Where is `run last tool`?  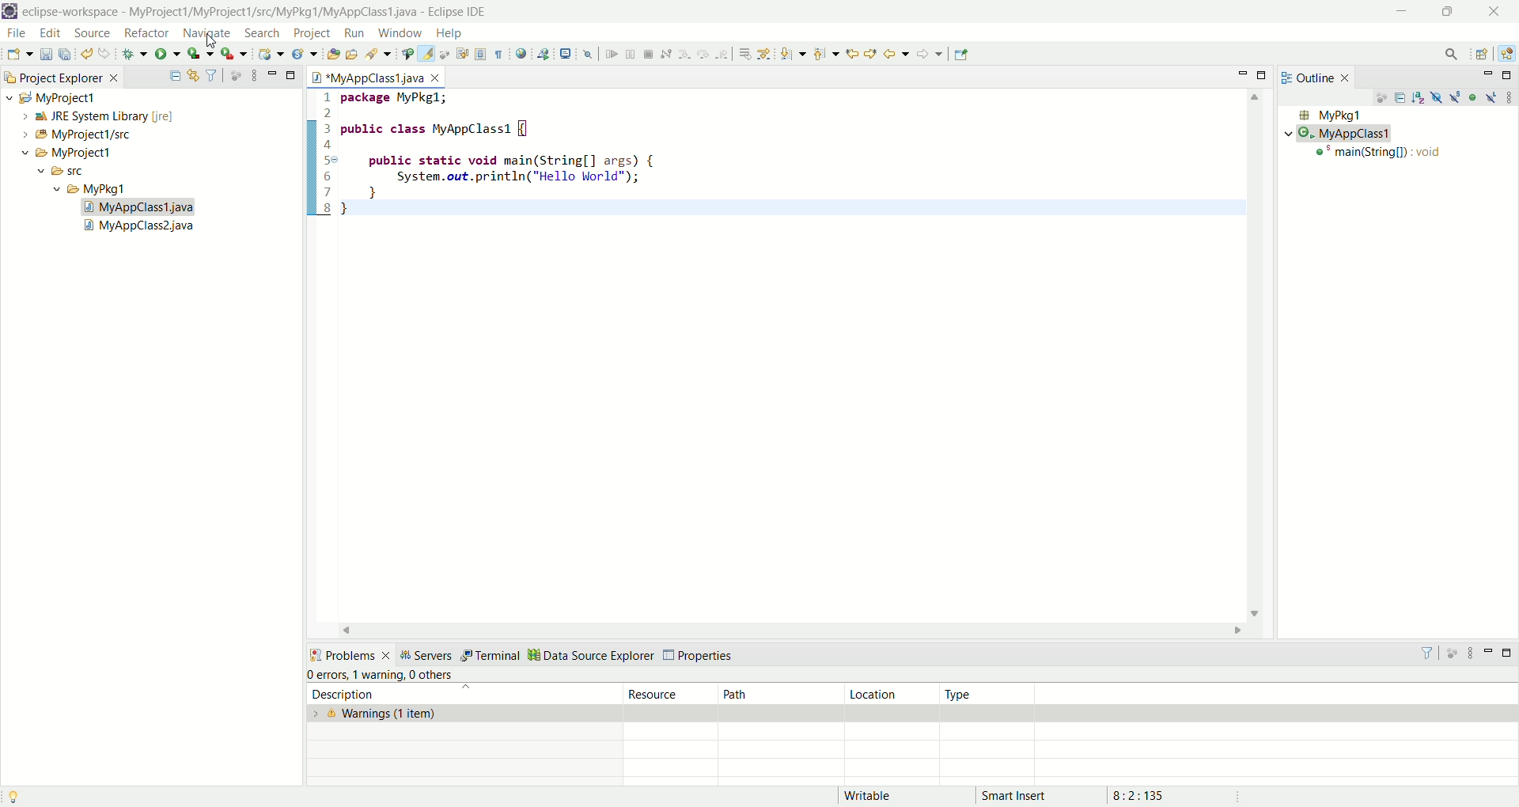
run last tool is located at coordinates (233, 55).